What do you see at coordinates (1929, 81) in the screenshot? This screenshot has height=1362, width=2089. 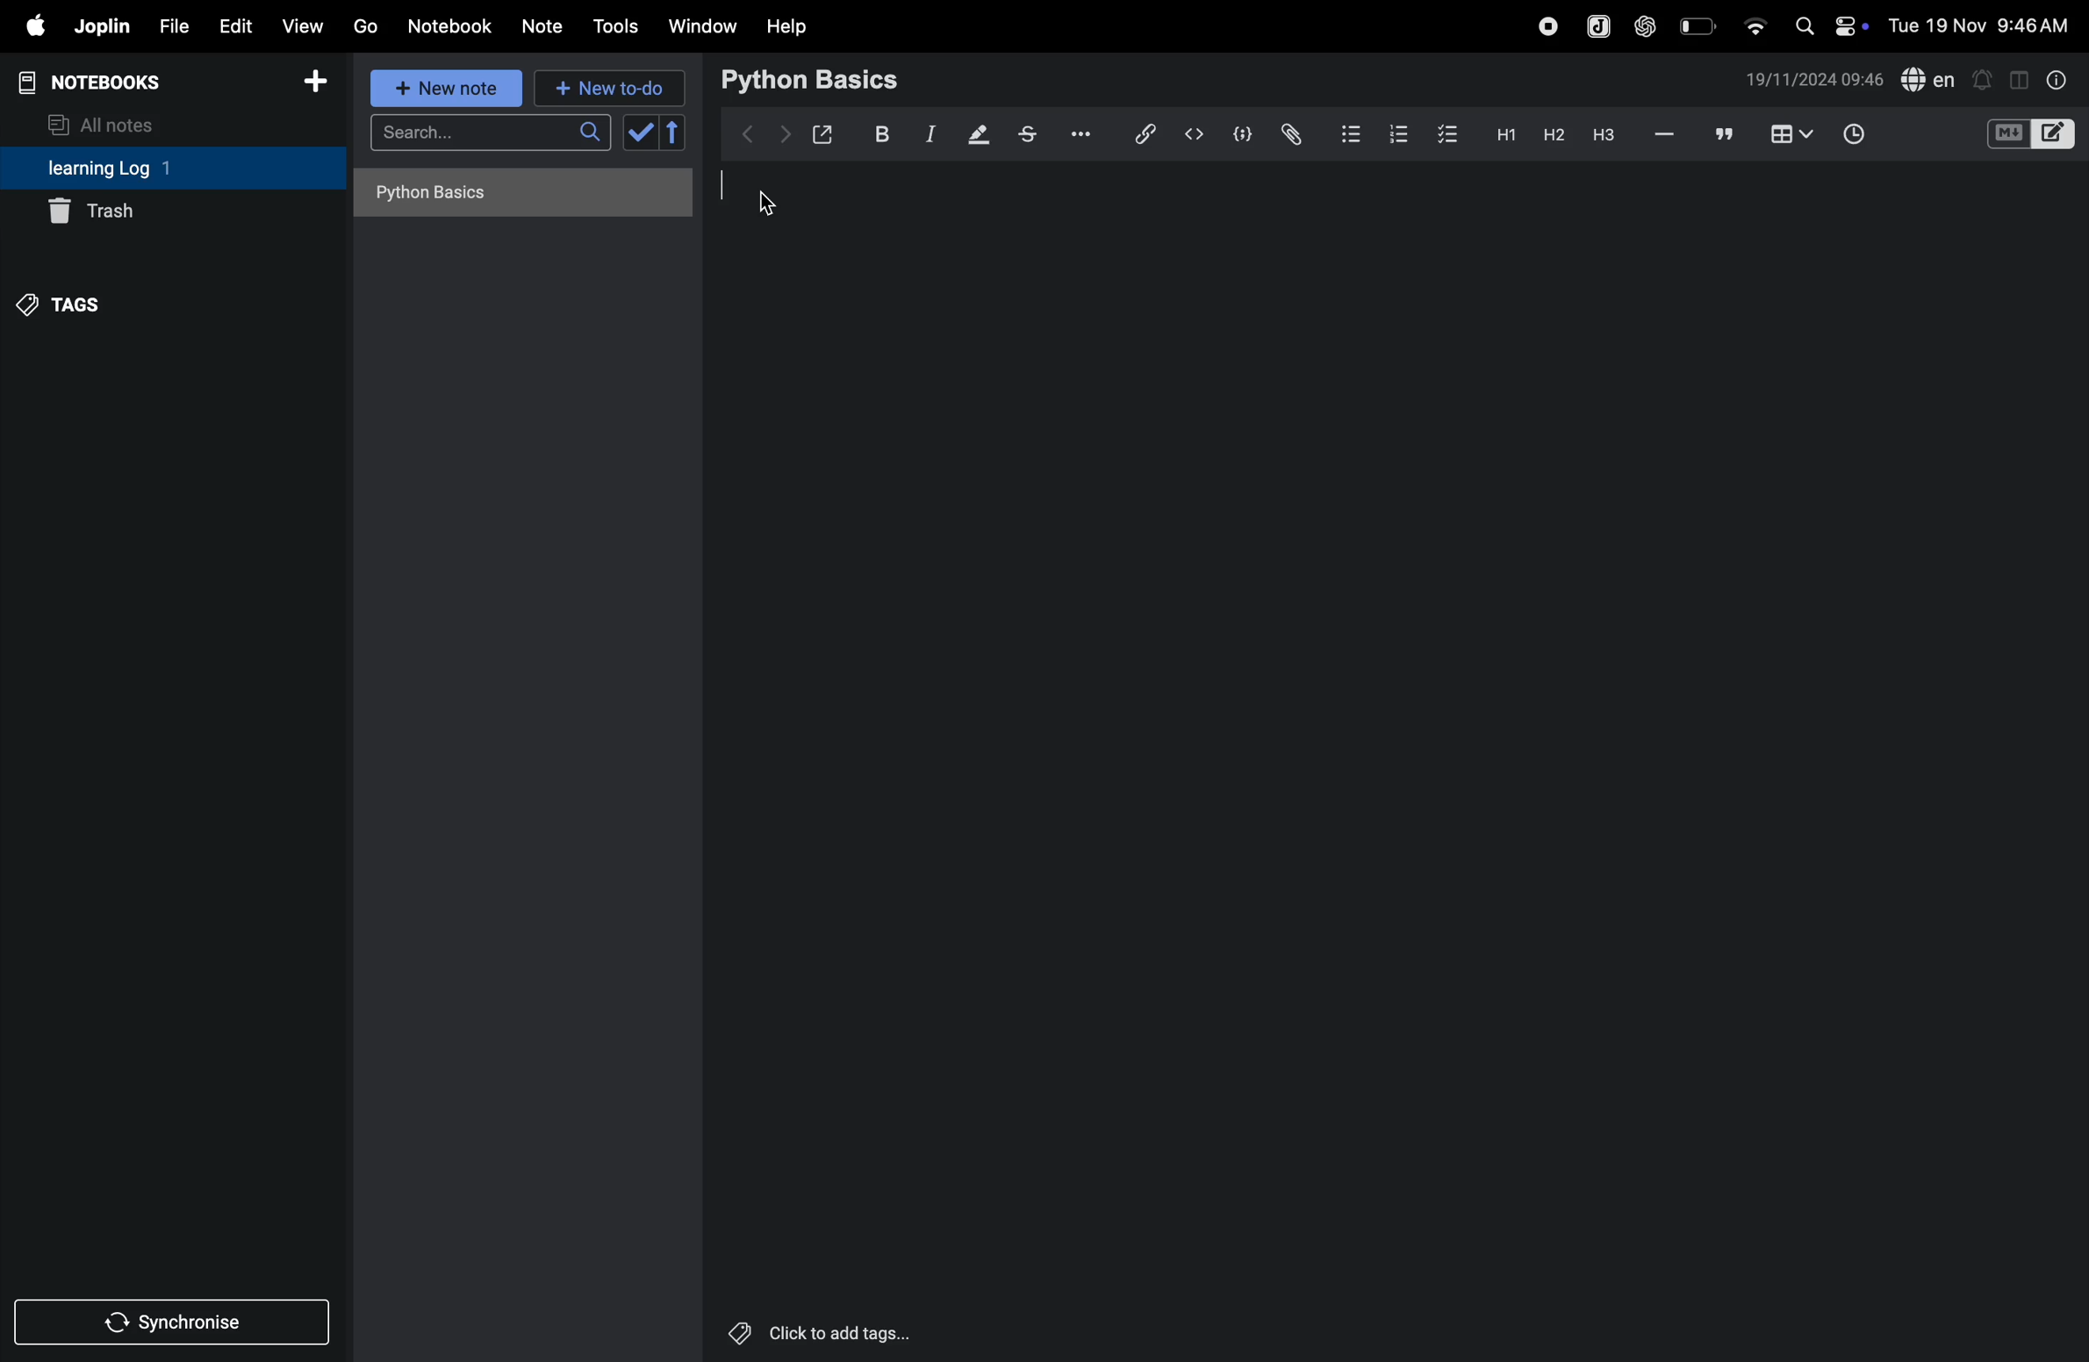 I see `spell check` at bounding box center [1929, 81].